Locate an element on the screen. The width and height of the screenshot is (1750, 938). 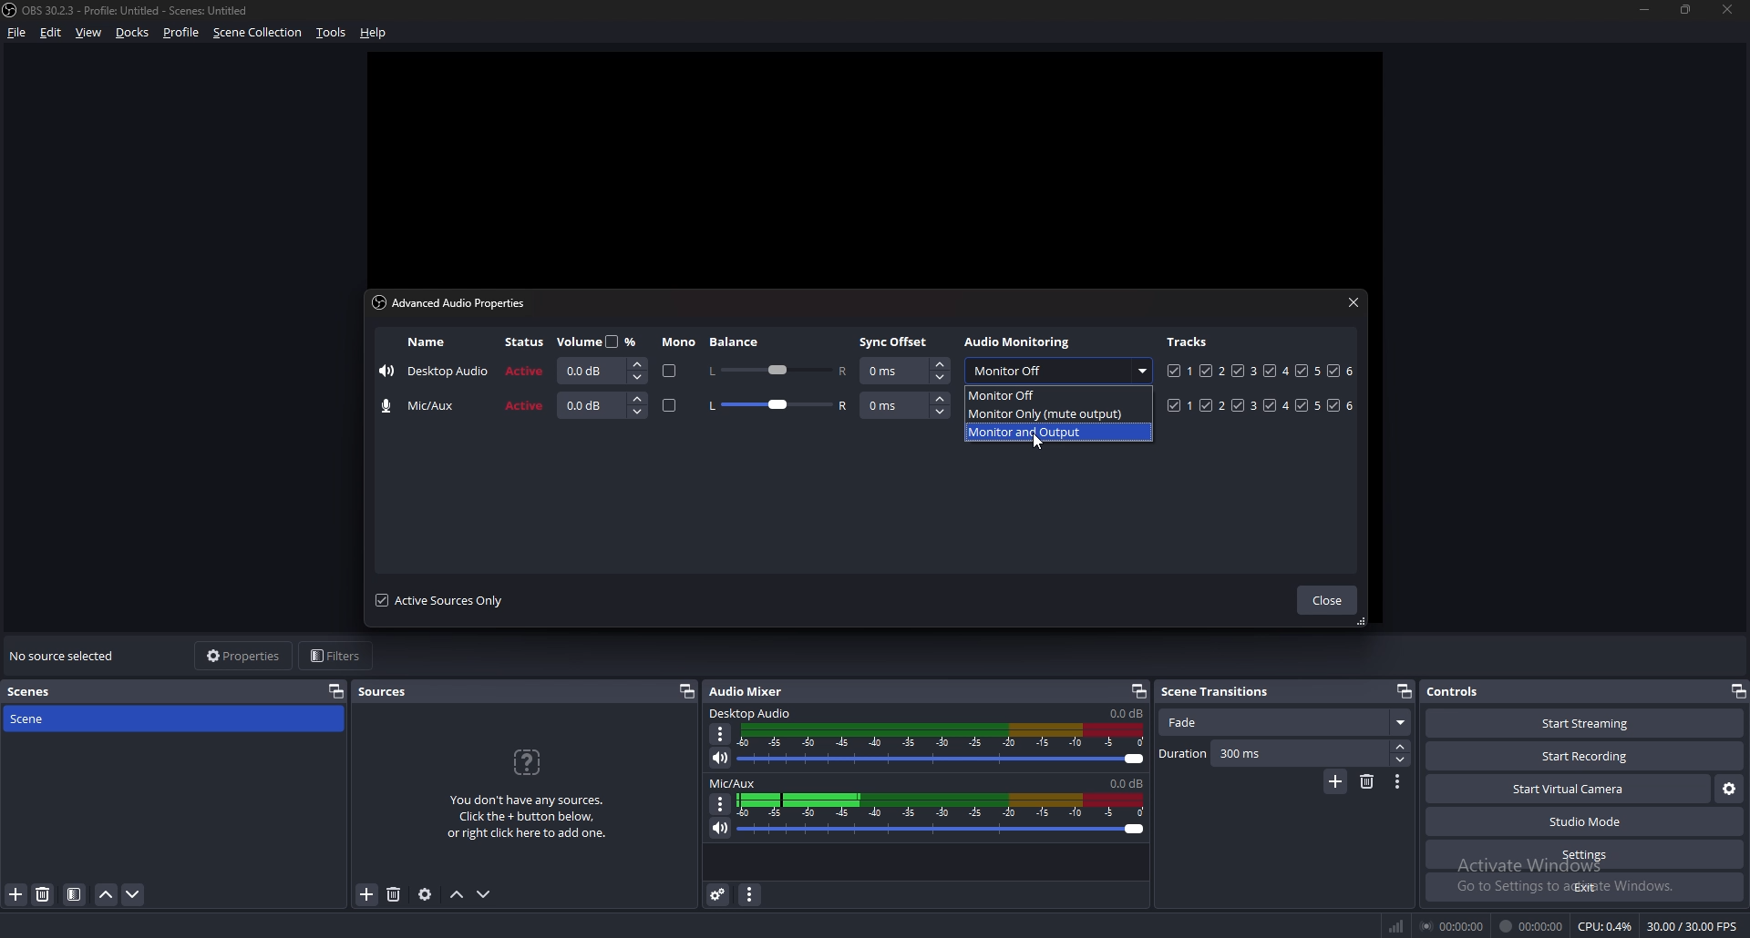
scene is located at coordinates (43, 719).